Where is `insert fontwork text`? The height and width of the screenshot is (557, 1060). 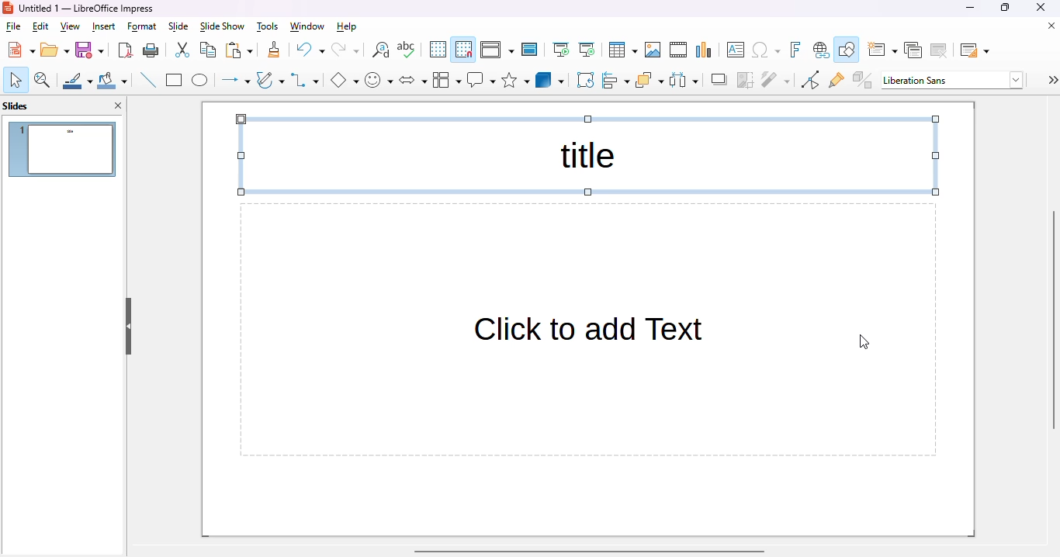 insert fontwork text is located at coordinates (796, 49).